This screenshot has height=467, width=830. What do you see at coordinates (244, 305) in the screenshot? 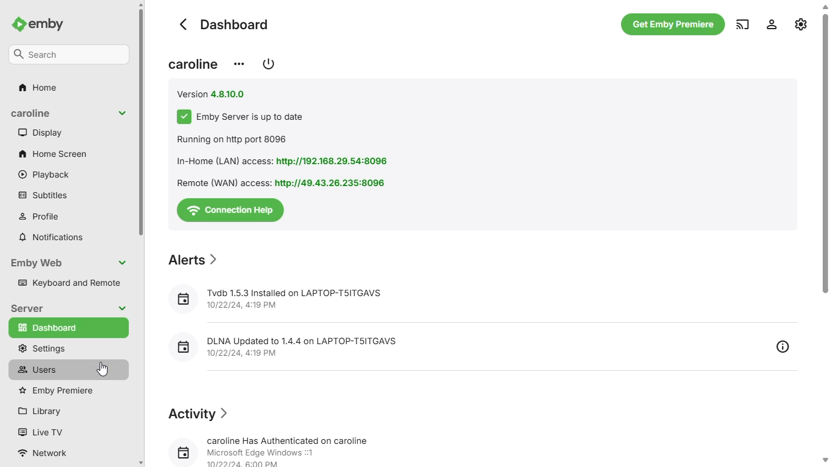
I see `10/22/24, 4:19 PM` at bounding box center [244, 305].